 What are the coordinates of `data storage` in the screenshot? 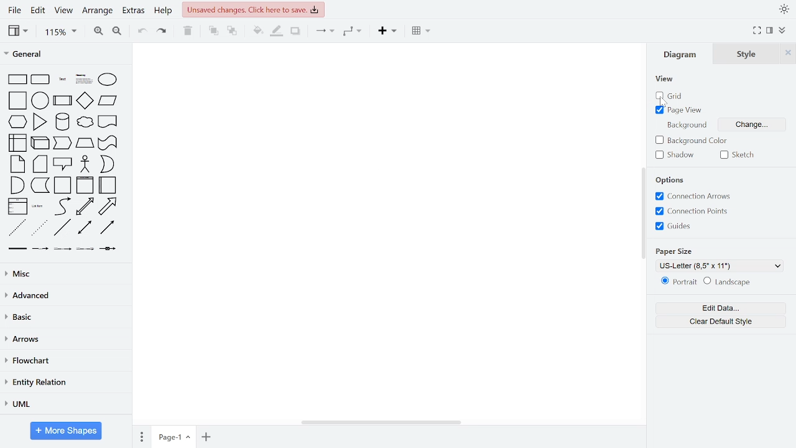 It's located at (40, 185).